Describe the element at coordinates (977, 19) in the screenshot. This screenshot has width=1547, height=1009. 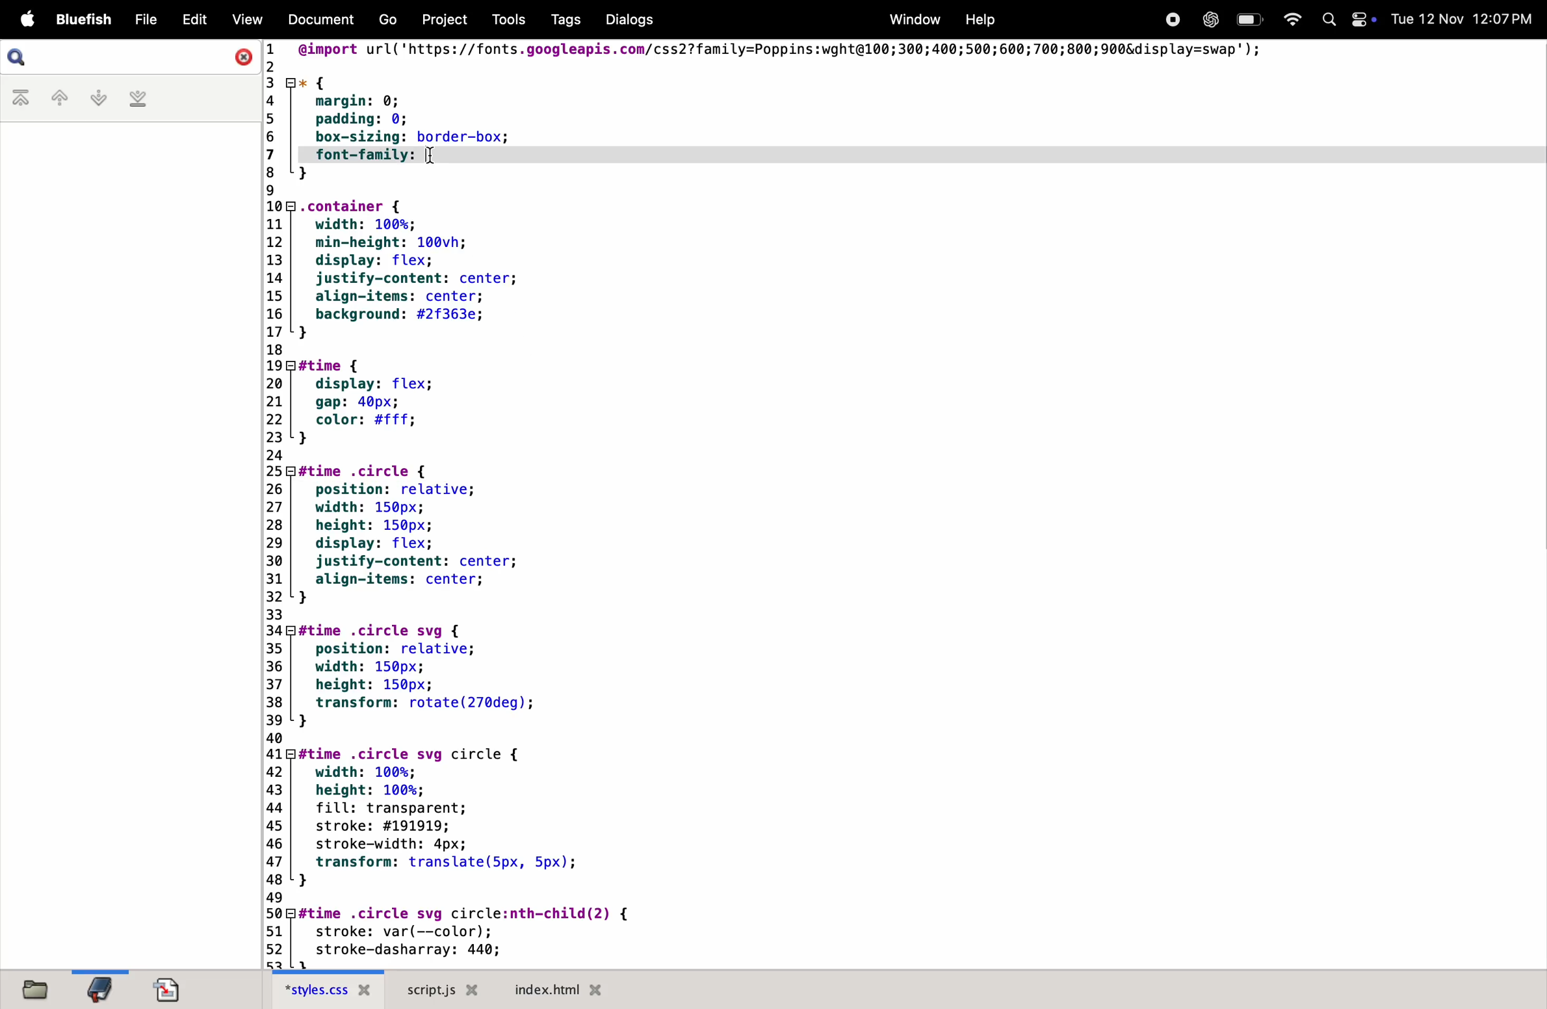
I see `help` at that location.